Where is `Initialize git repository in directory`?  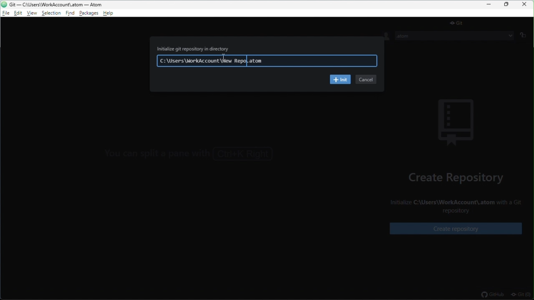 Initialize git repository in directory is located at coordinates (193, 47).